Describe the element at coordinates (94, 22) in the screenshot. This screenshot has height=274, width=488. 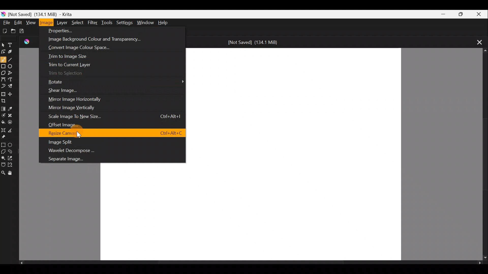
I see `Filter` at that location.